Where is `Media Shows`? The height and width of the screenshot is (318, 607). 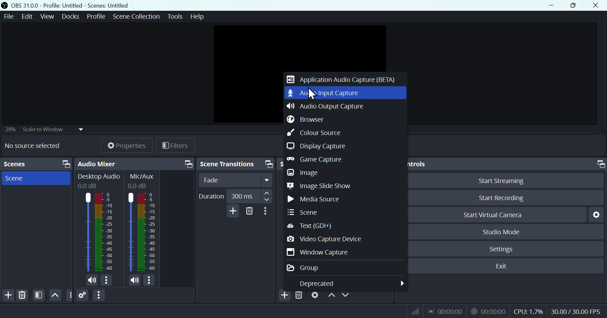
Media Shows is located at coordinates (316, 198).